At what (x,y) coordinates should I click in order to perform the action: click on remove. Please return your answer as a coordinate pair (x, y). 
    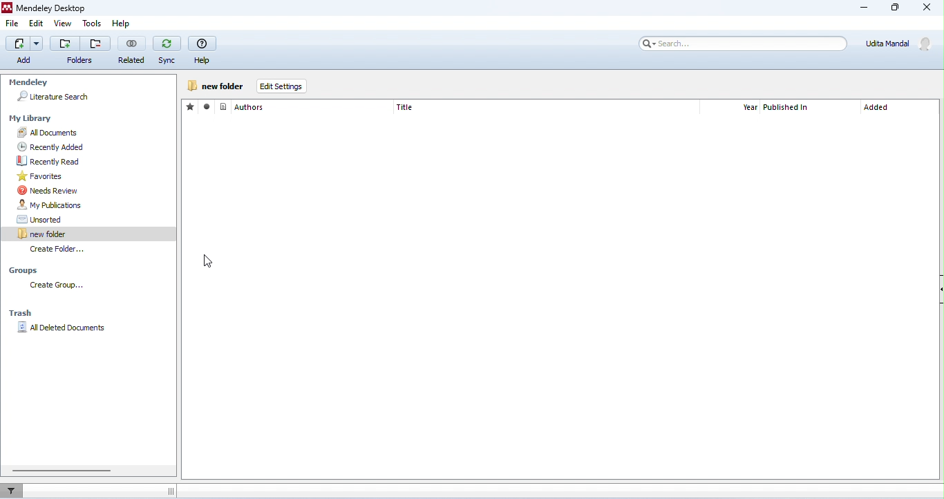
    Looking at the image, I should click on (95, 44).